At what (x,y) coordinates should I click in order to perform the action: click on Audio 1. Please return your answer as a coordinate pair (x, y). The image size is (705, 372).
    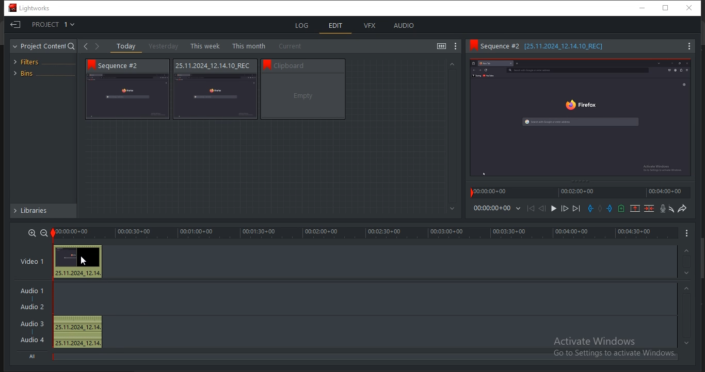
    Looking at the image, I should click on (34, 293).